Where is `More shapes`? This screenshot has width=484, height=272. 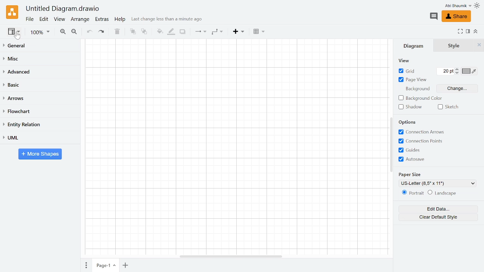
More shapes is located at coordinates (40, 154).